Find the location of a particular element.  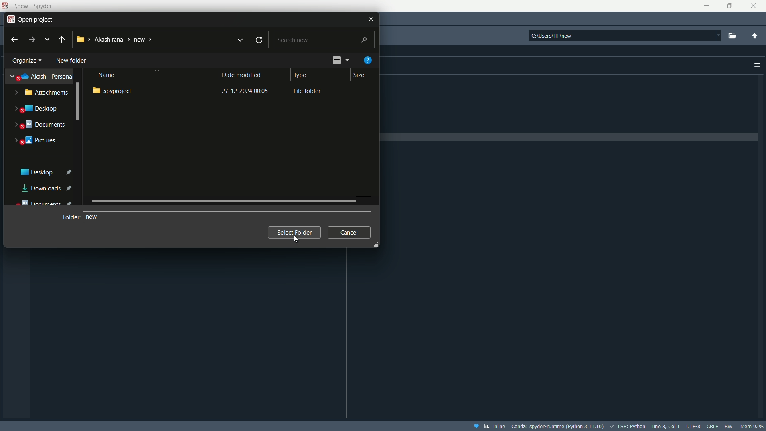

file directory is located at coordinates (624, 34).